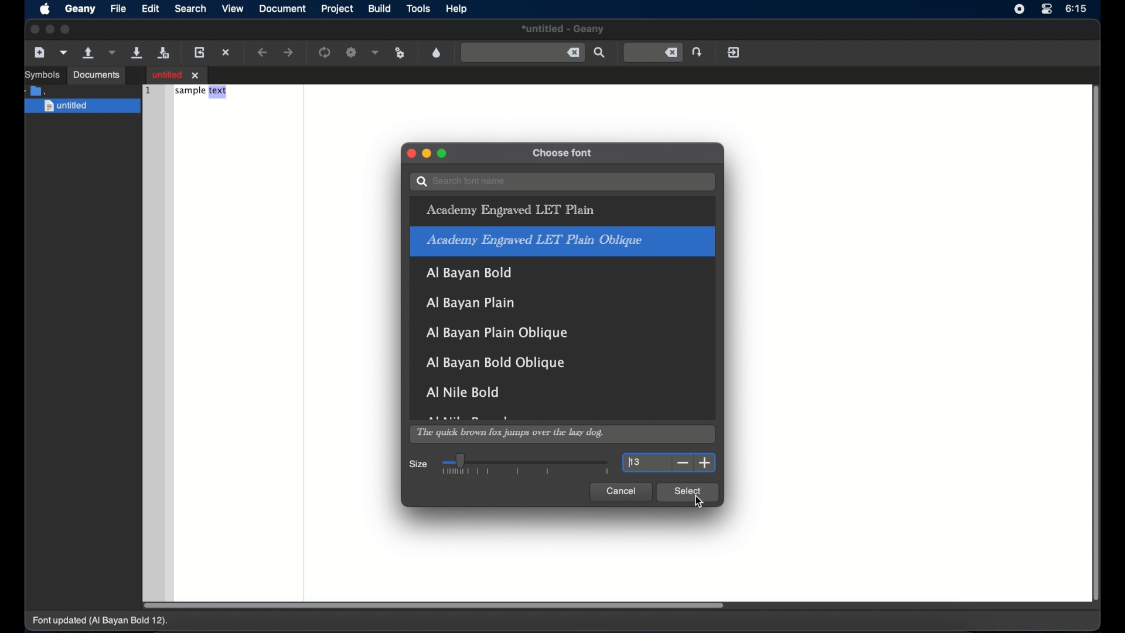 The width and height of the screenshot is (1125, 633). Describe the element at coordinates (437, 52) in the screenshot. I see `open a color chooser dialogue` at that location.